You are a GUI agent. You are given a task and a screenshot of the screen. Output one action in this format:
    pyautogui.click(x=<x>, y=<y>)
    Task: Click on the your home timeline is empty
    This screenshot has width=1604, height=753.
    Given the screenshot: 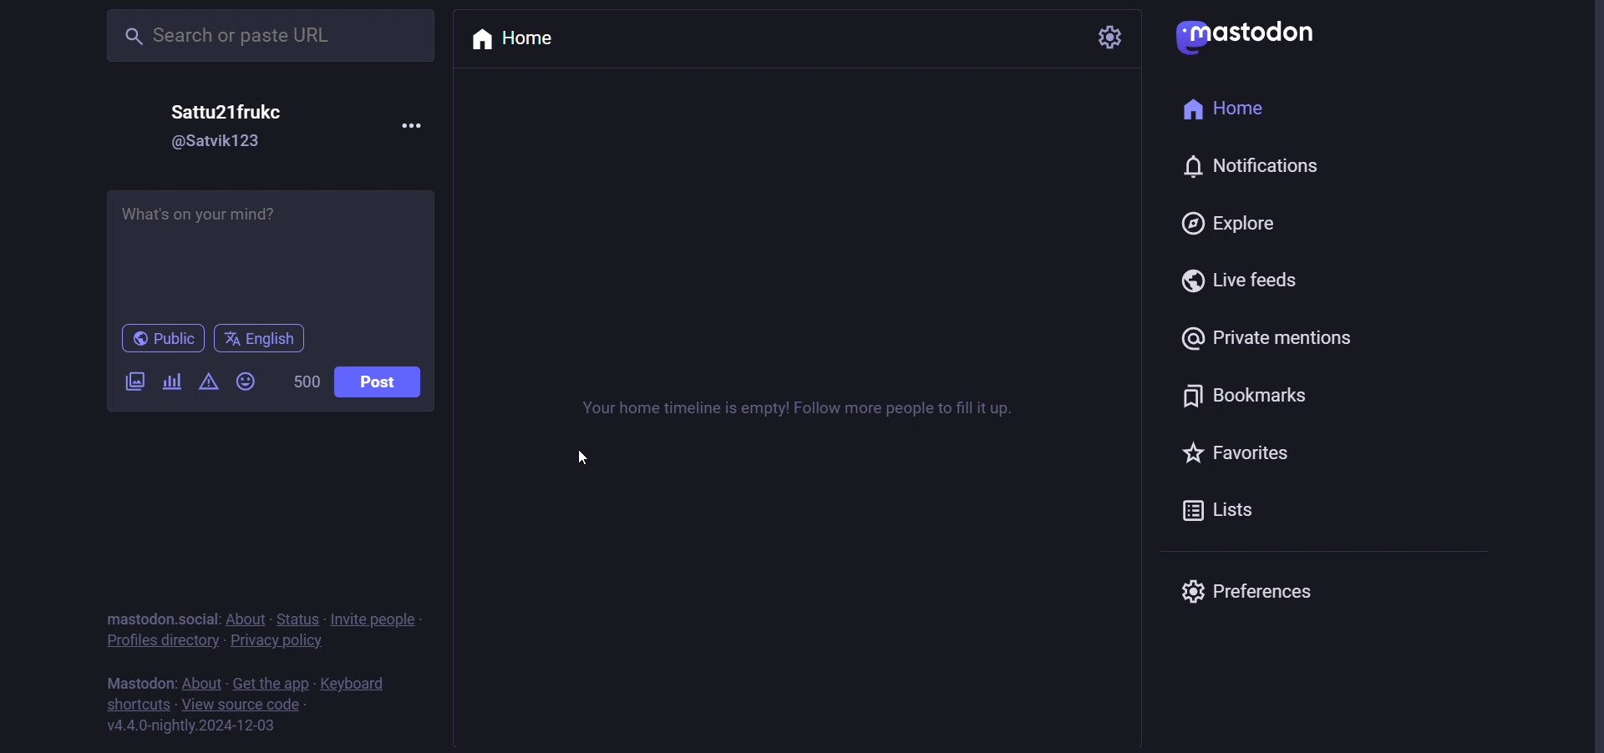 What is the action you would take?
    pyautogui.click(x=791, y=410)
    